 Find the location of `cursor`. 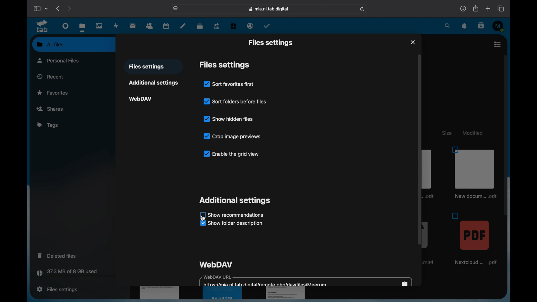

cursor is located at coordinates (204, 218).